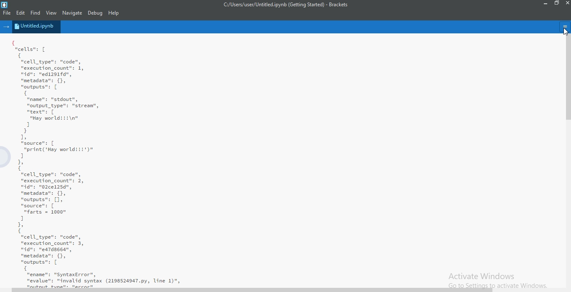  What do you see at coordinates (567, 83) in the screenshot?
I see `scroll bar` at bounding box center [567, 83].